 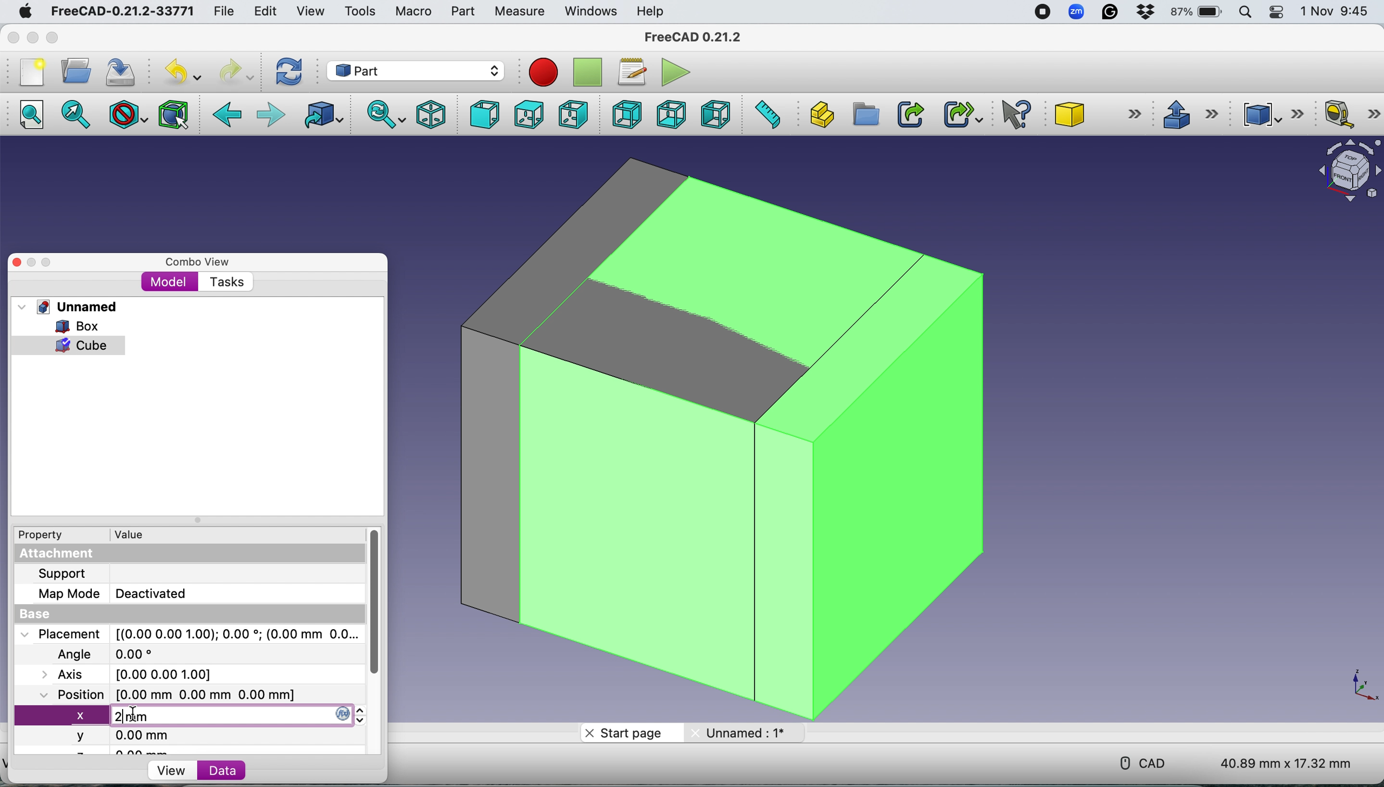 What do you see at coordinates (228, 116) in the screenshot?
I see `Backward` at bounding box center [228, 116].